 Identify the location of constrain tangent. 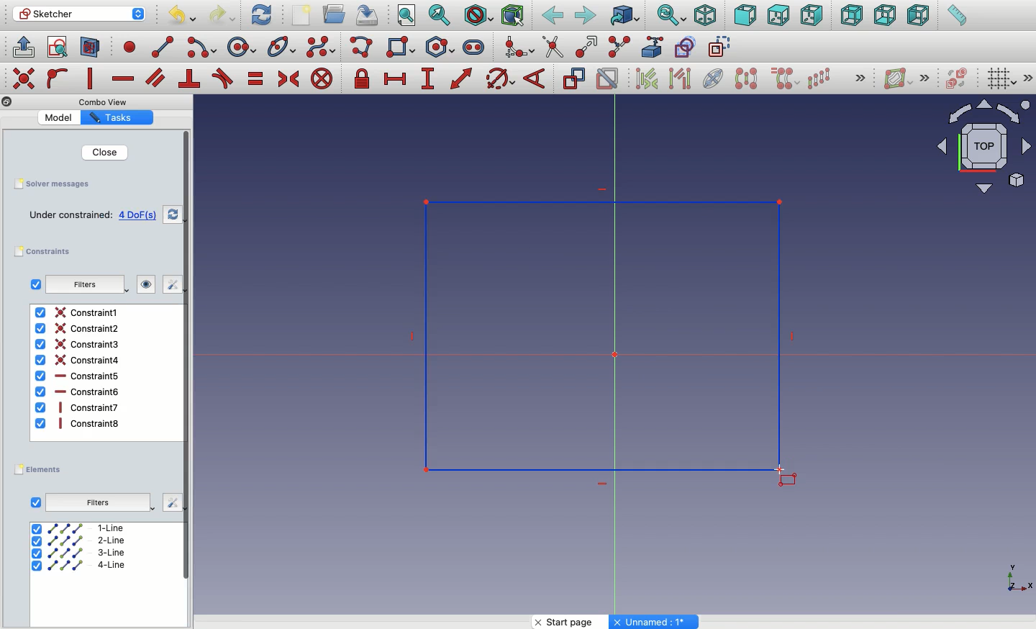
(223, 78).